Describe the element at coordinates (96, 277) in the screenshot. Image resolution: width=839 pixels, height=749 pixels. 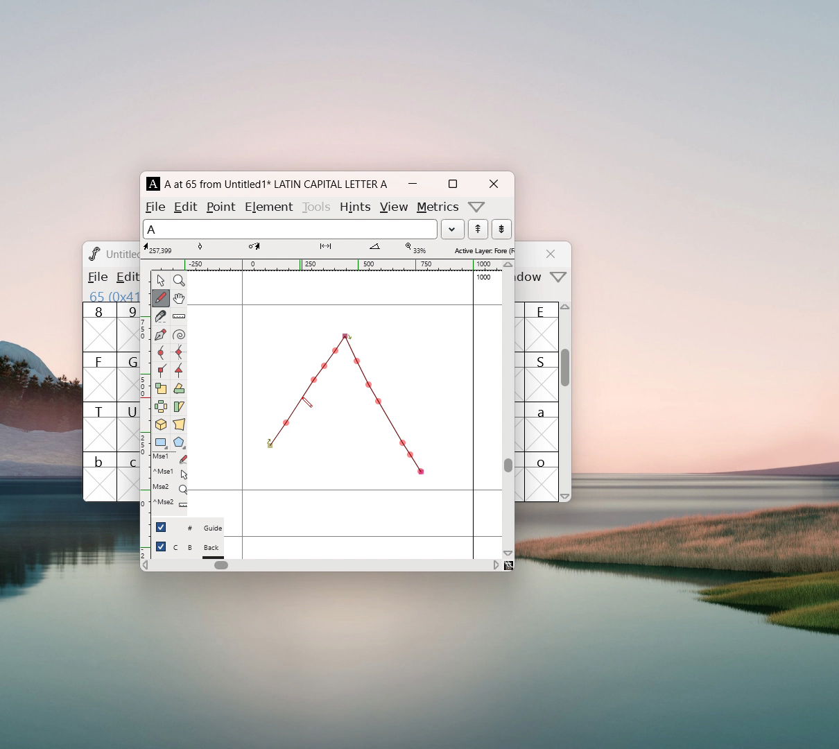
I see `file` at that location.